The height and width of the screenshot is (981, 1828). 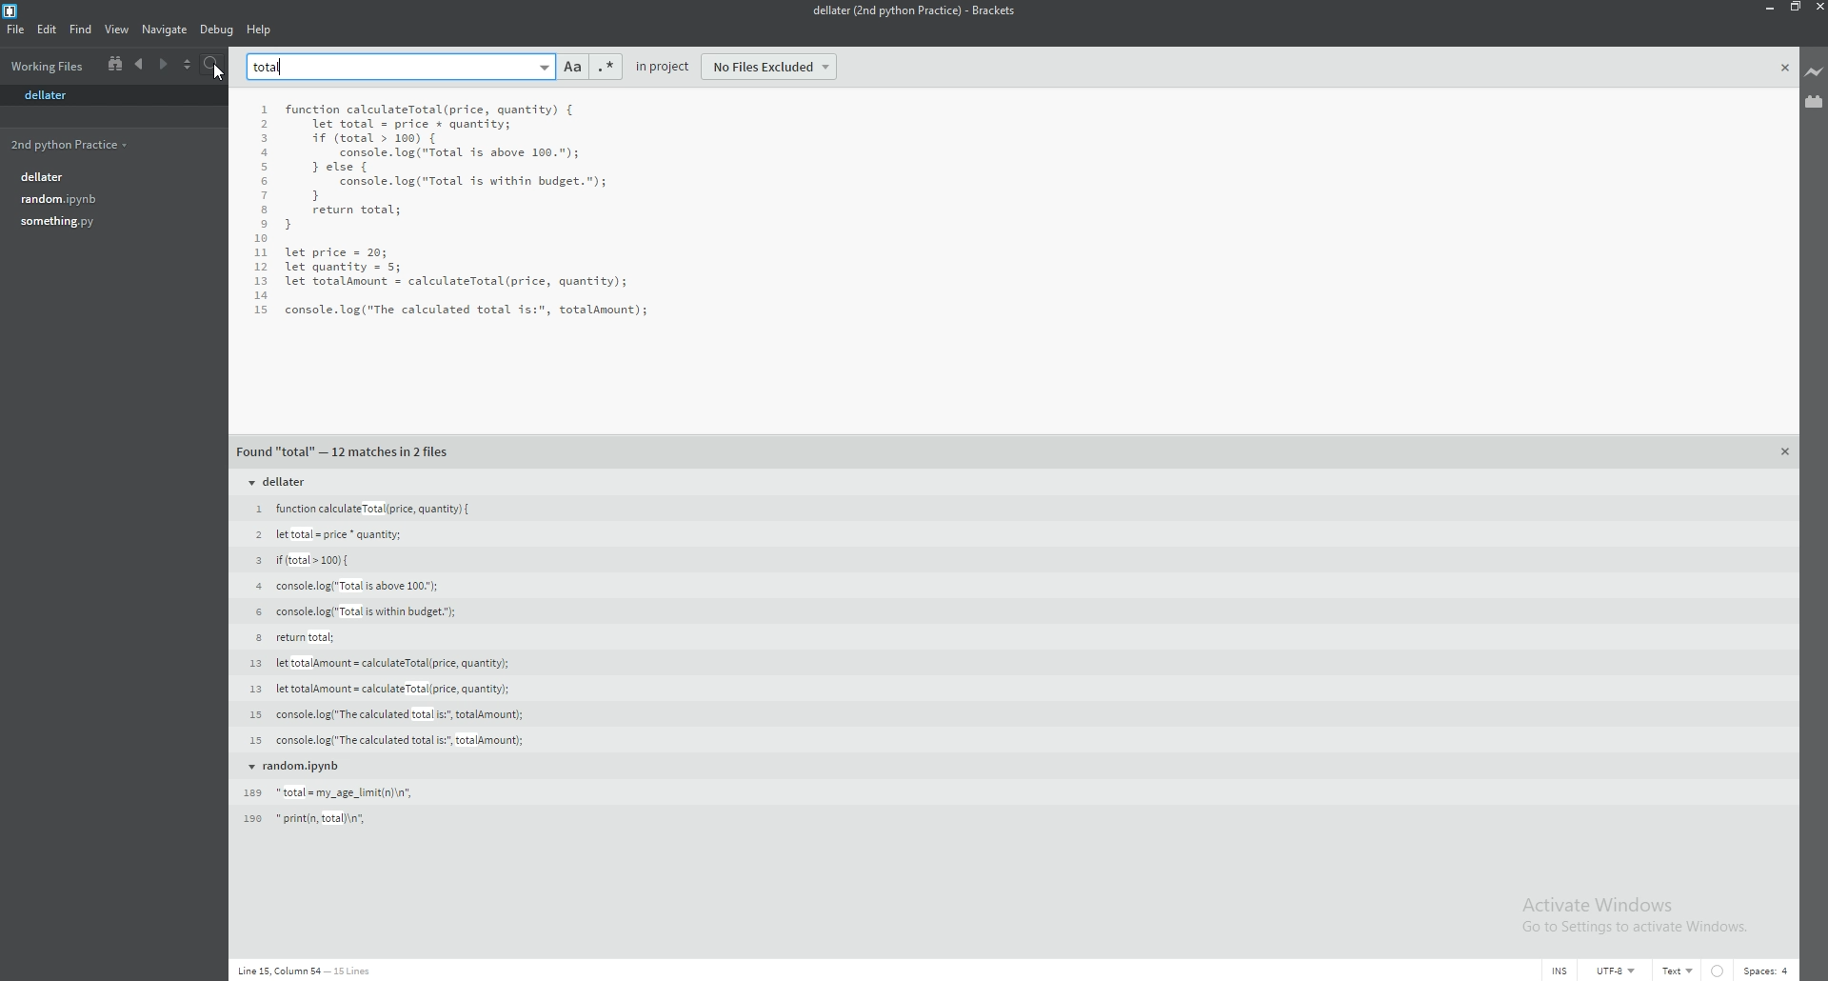 What do you see at coordinates (1813, 73) in the screenshot?
I see `live preview` at bounding box center [1813, 73].